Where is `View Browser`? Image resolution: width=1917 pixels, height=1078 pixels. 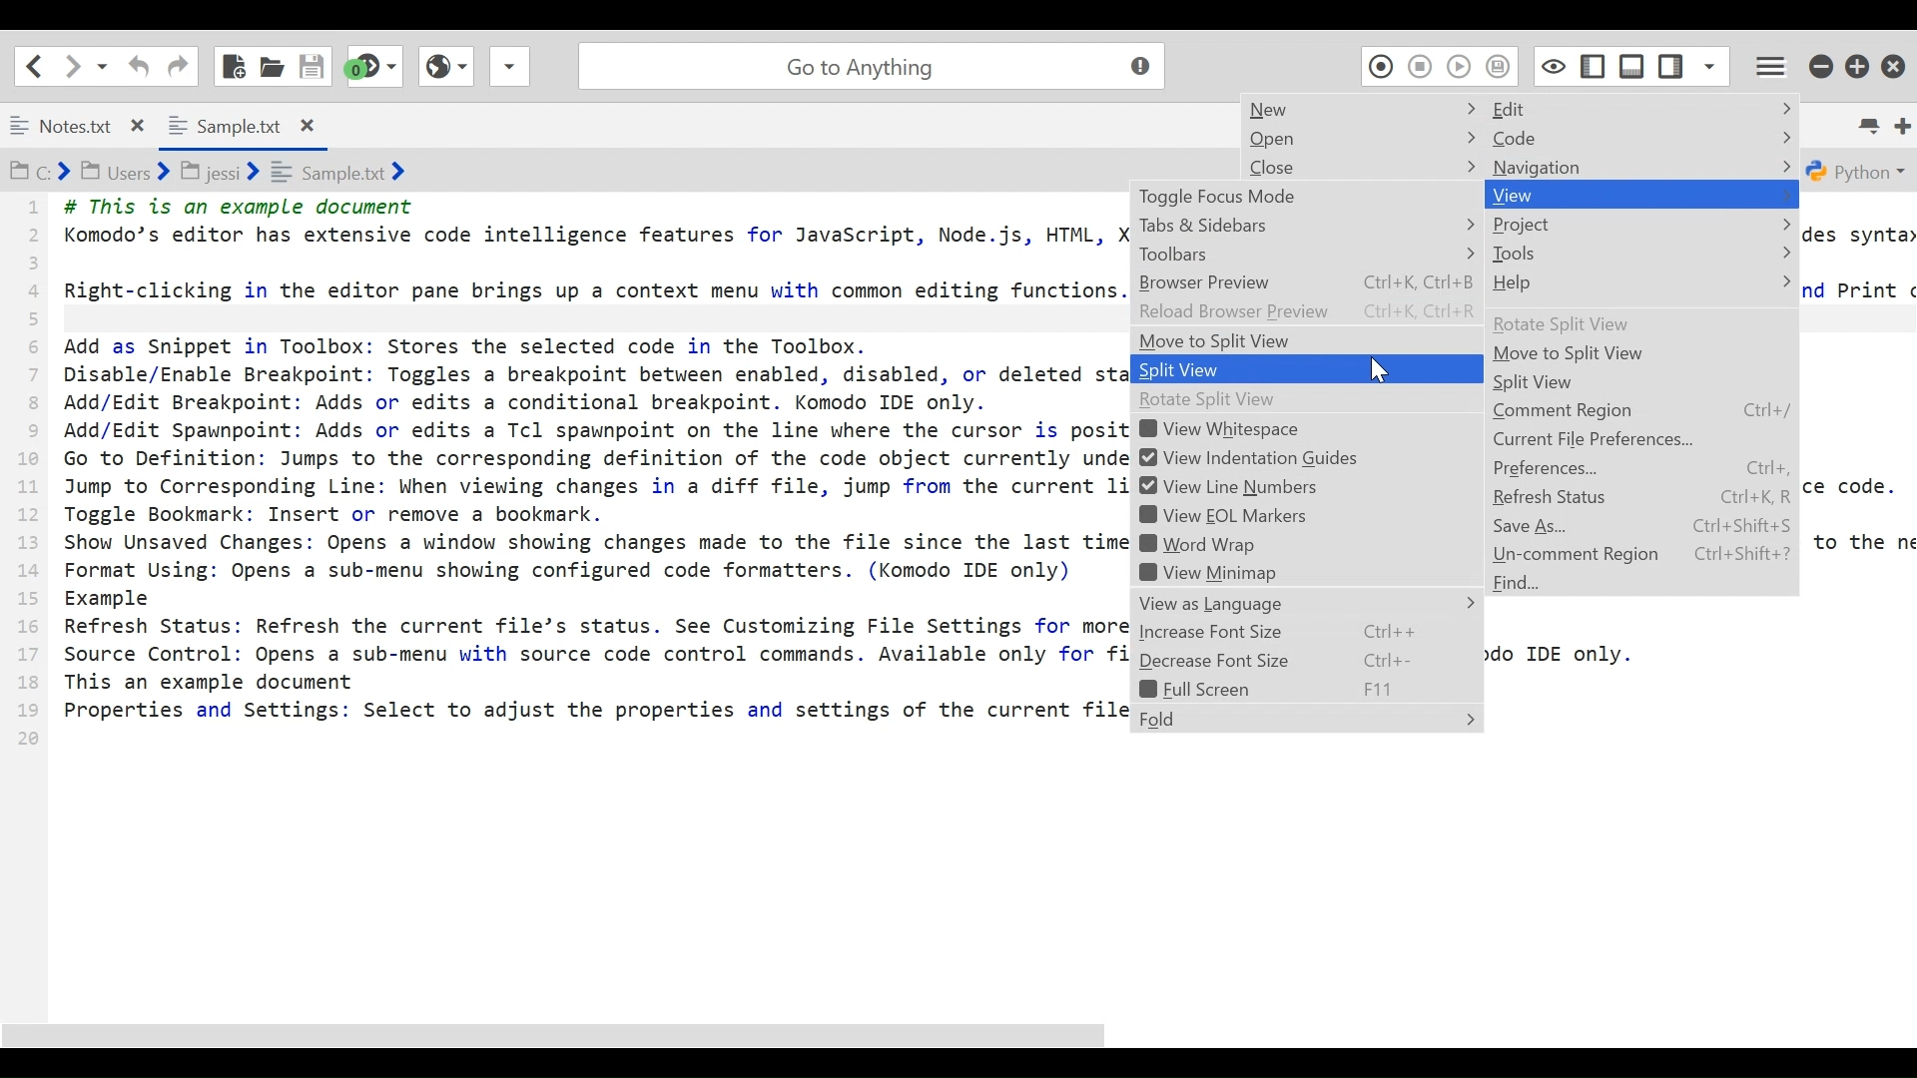 View Browser is located at coordinates (444, 66).